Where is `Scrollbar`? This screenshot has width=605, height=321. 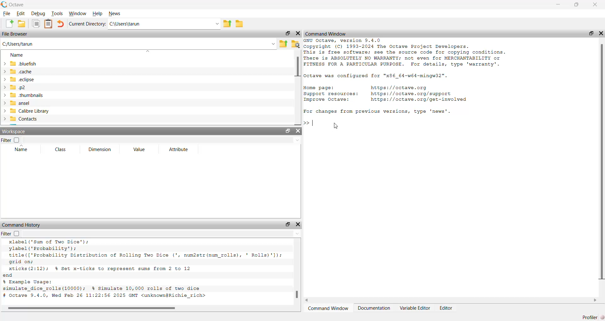 Scrollbar is located at coordinates (601, 161).